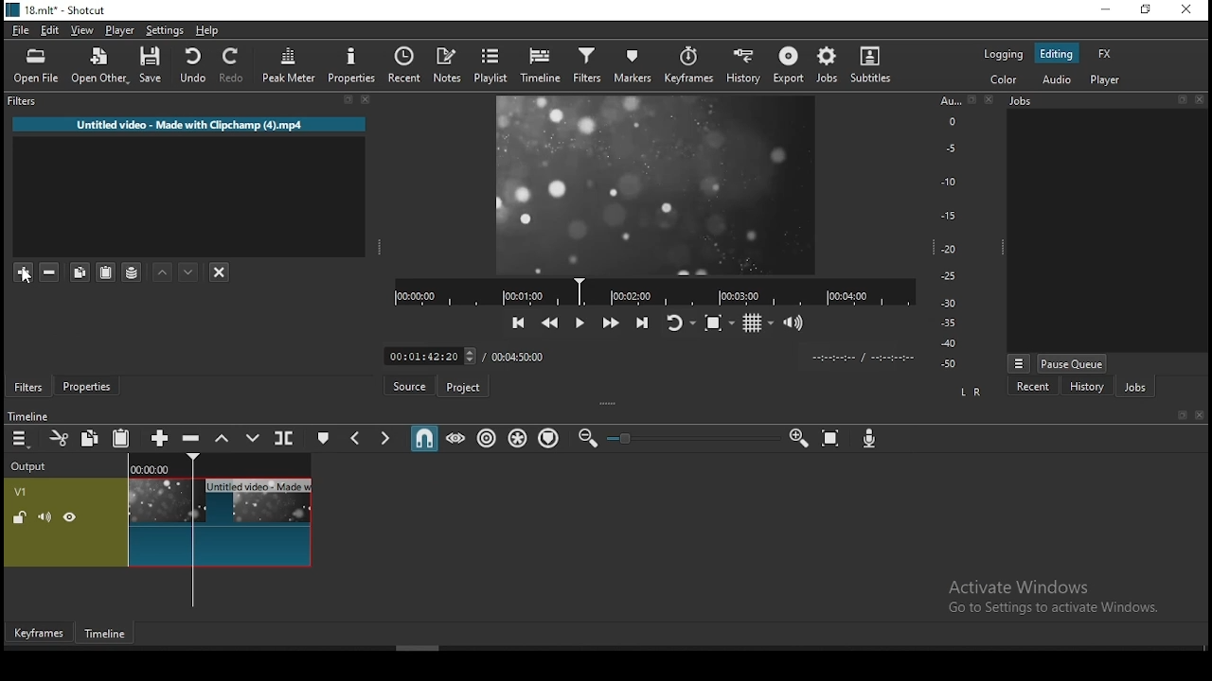 This screenshot has height=681, width=1212. I want to click on history, so click(746, 63).